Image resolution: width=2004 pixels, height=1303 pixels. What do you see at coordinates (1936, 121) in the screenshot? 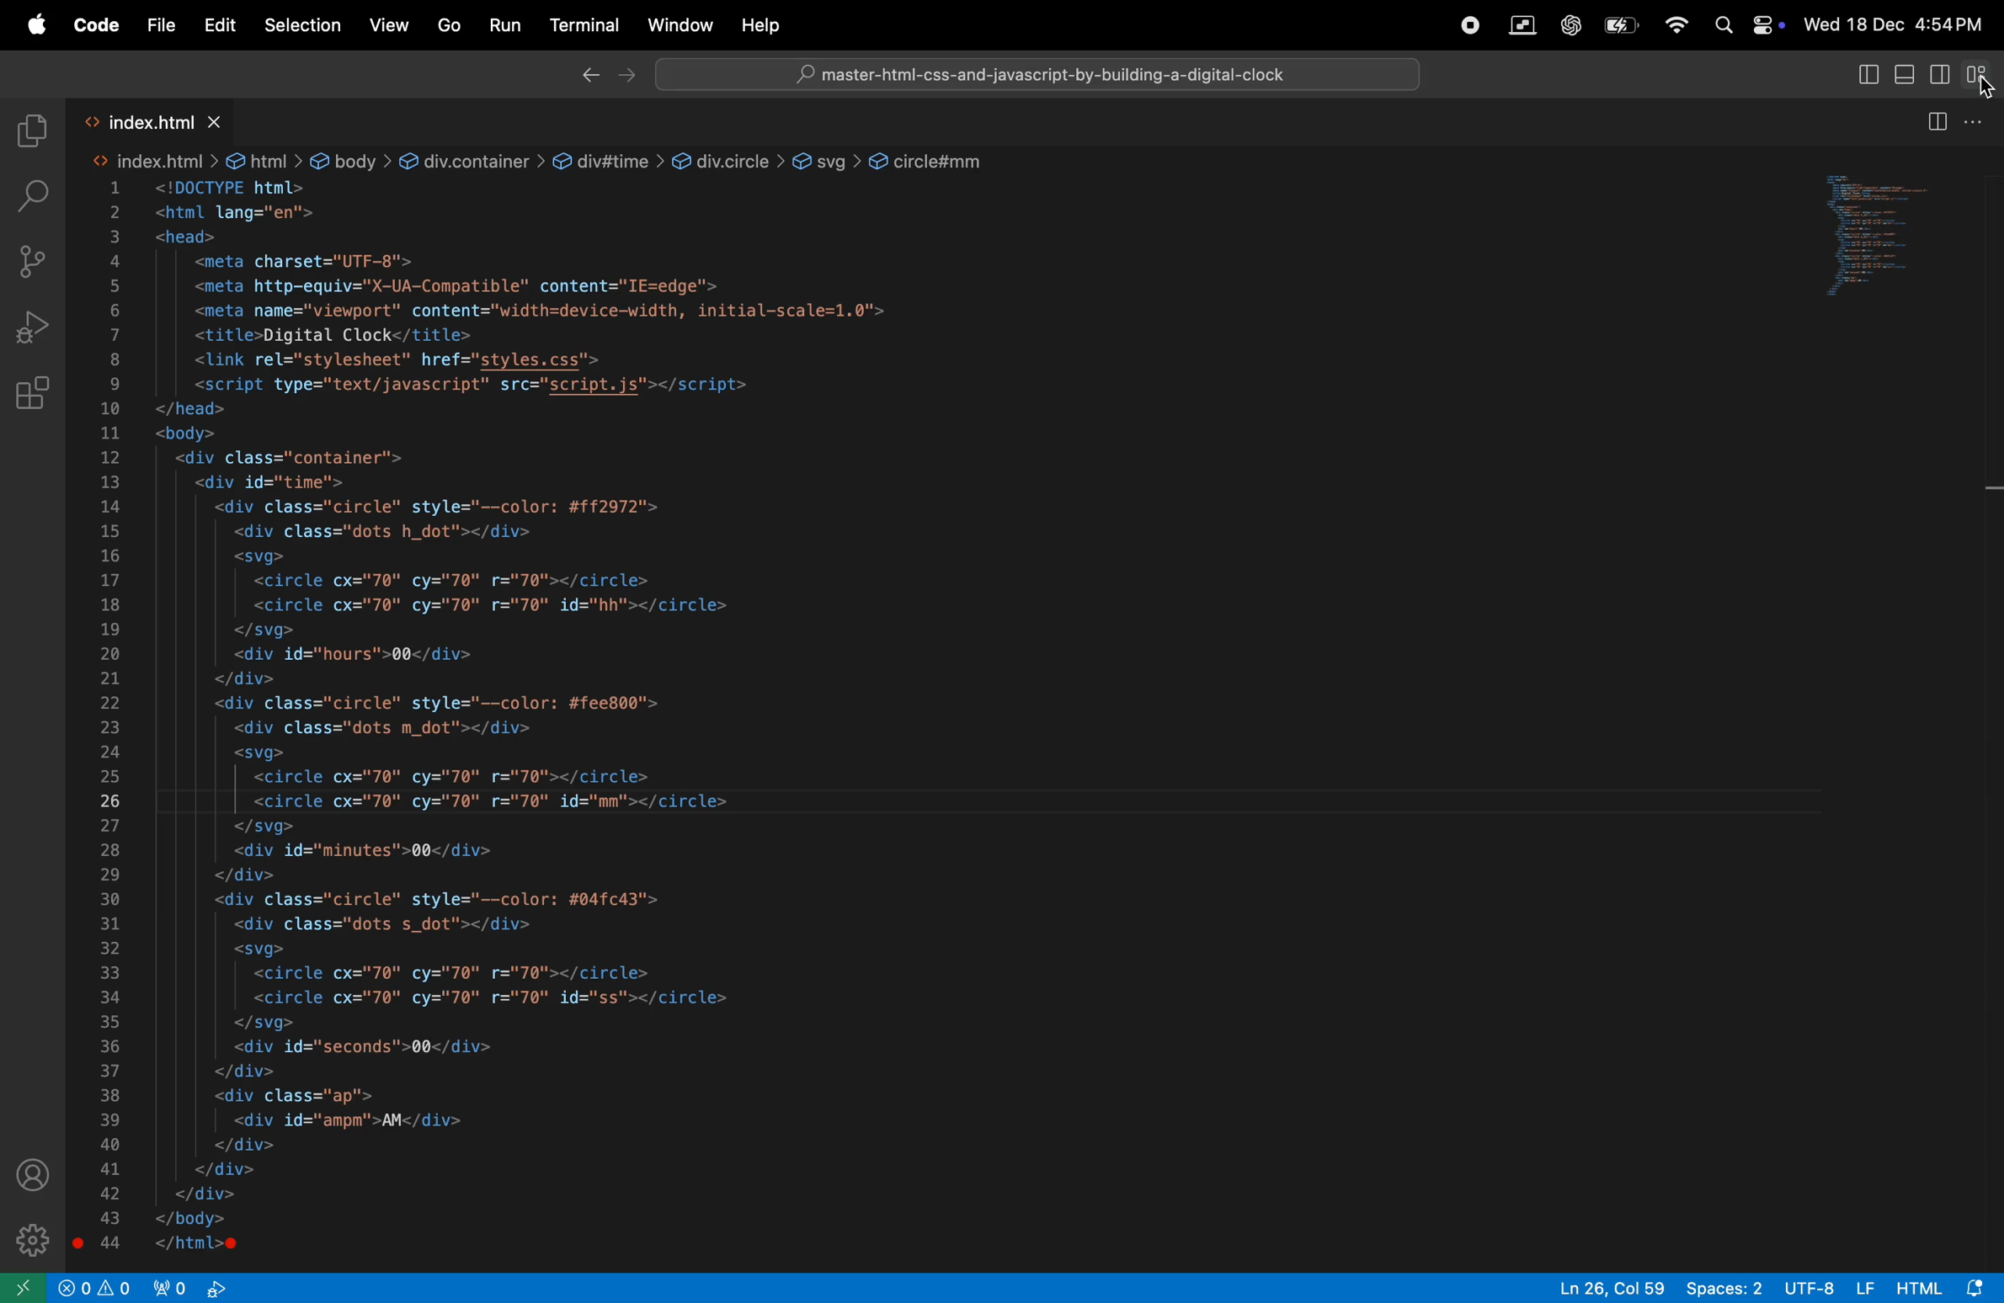
I see `split editor` at bounding box center [1936, 121].